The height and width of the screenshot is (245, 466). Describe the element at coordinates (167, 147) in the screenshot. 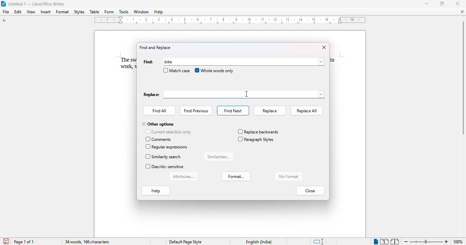

I see `regular expressions` at that location.